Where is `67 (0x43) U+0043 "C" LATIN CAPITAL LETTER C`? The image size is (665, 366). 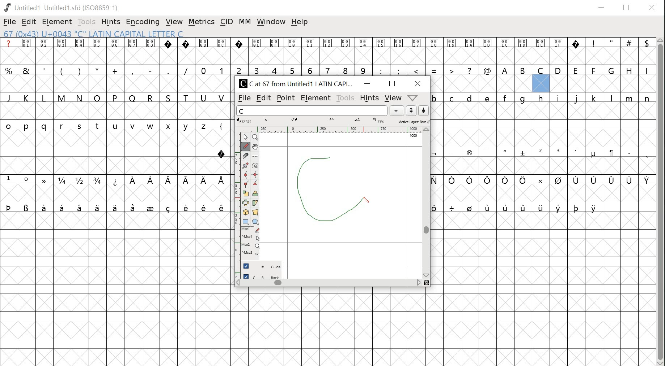
67 (0x43) U+0043 "C" LATIN CAPITAL LETTER C is located at coordinates (96, 34).